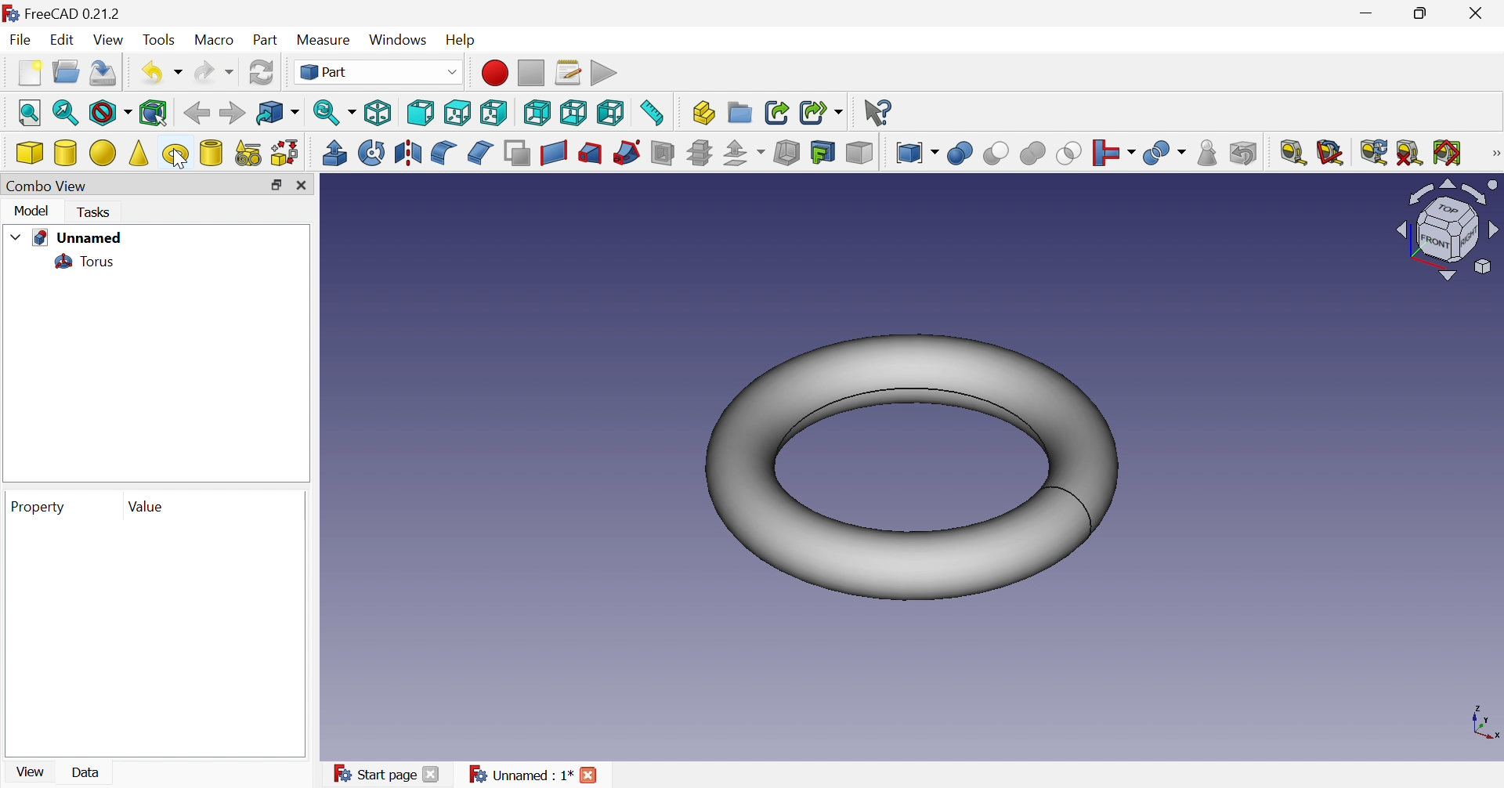 Image resolution: width=1504 pixels, height=788 pixels. Describe the element at coordinates (324, 42) in the screenshot. I see `Measure` at that location.